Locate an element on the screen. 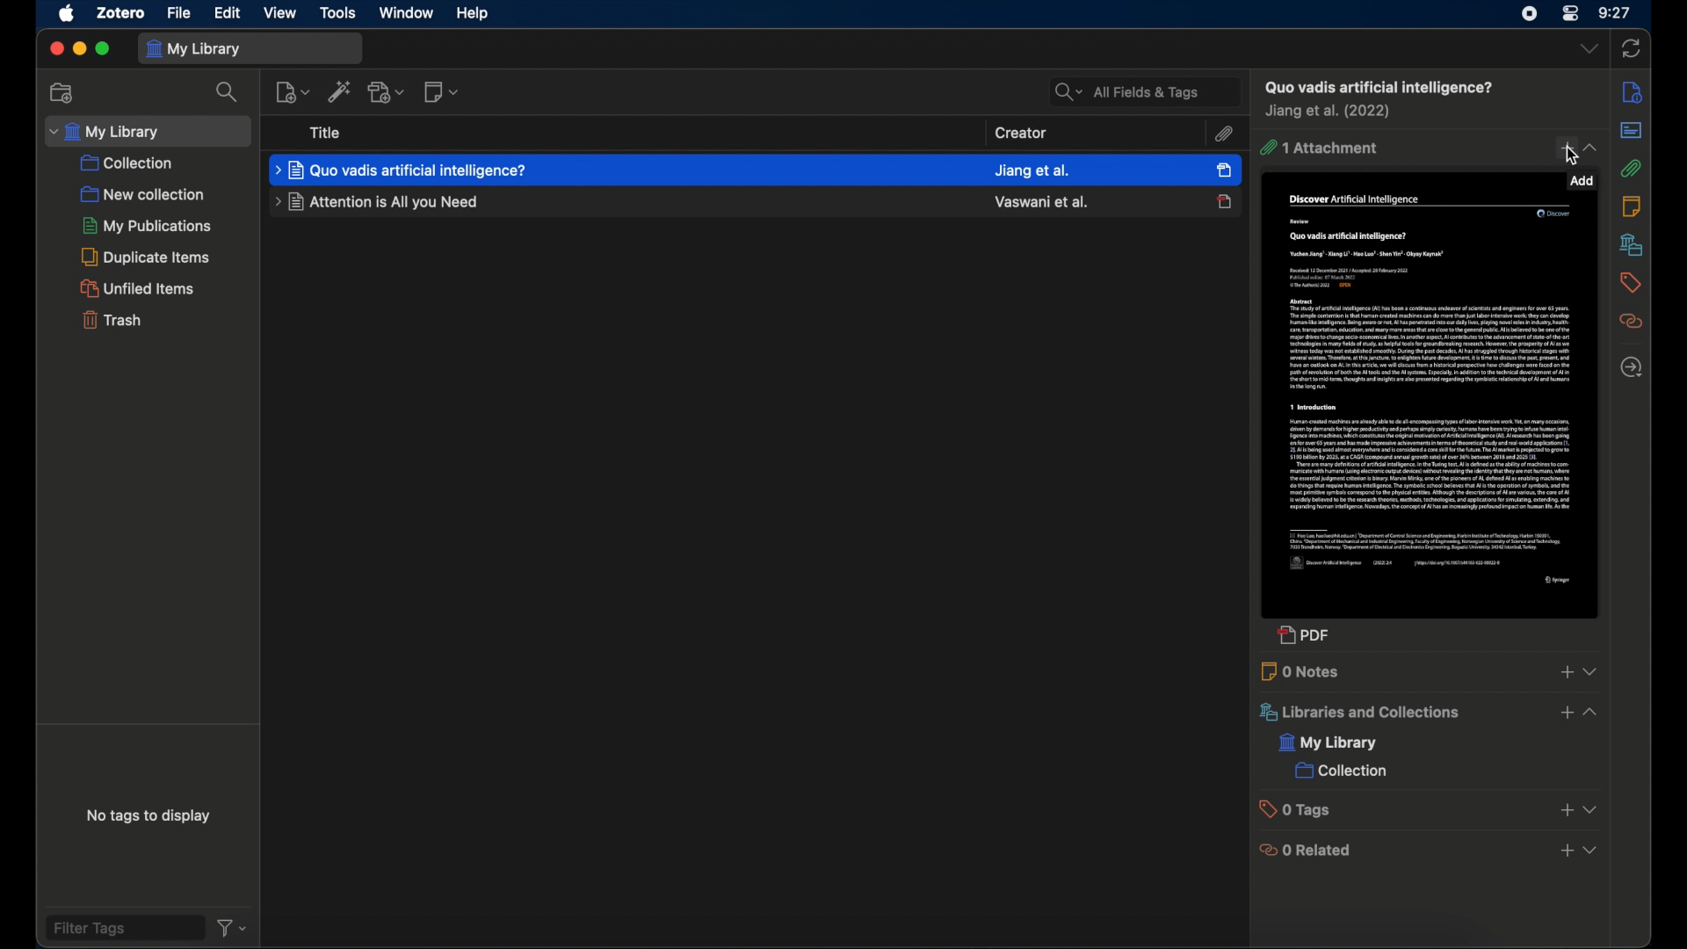 This screenshot has height=949, width=1687. zotero is located at coordinates (121, 12).